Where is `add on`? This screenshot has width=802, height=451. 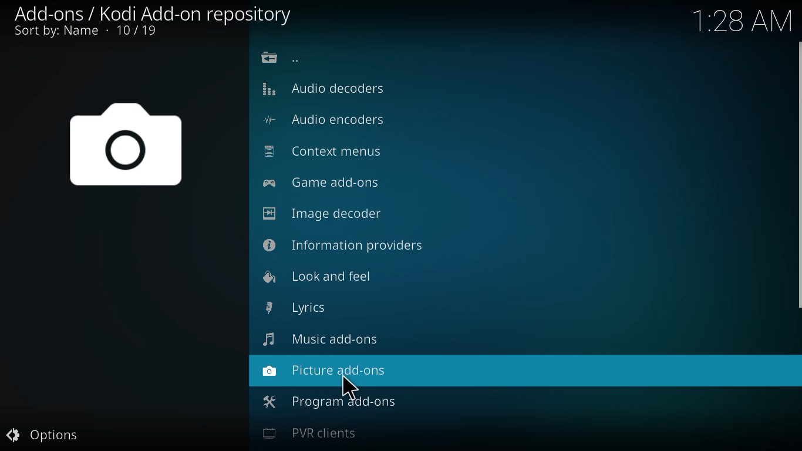
add on is located at coordinates (132, 151).